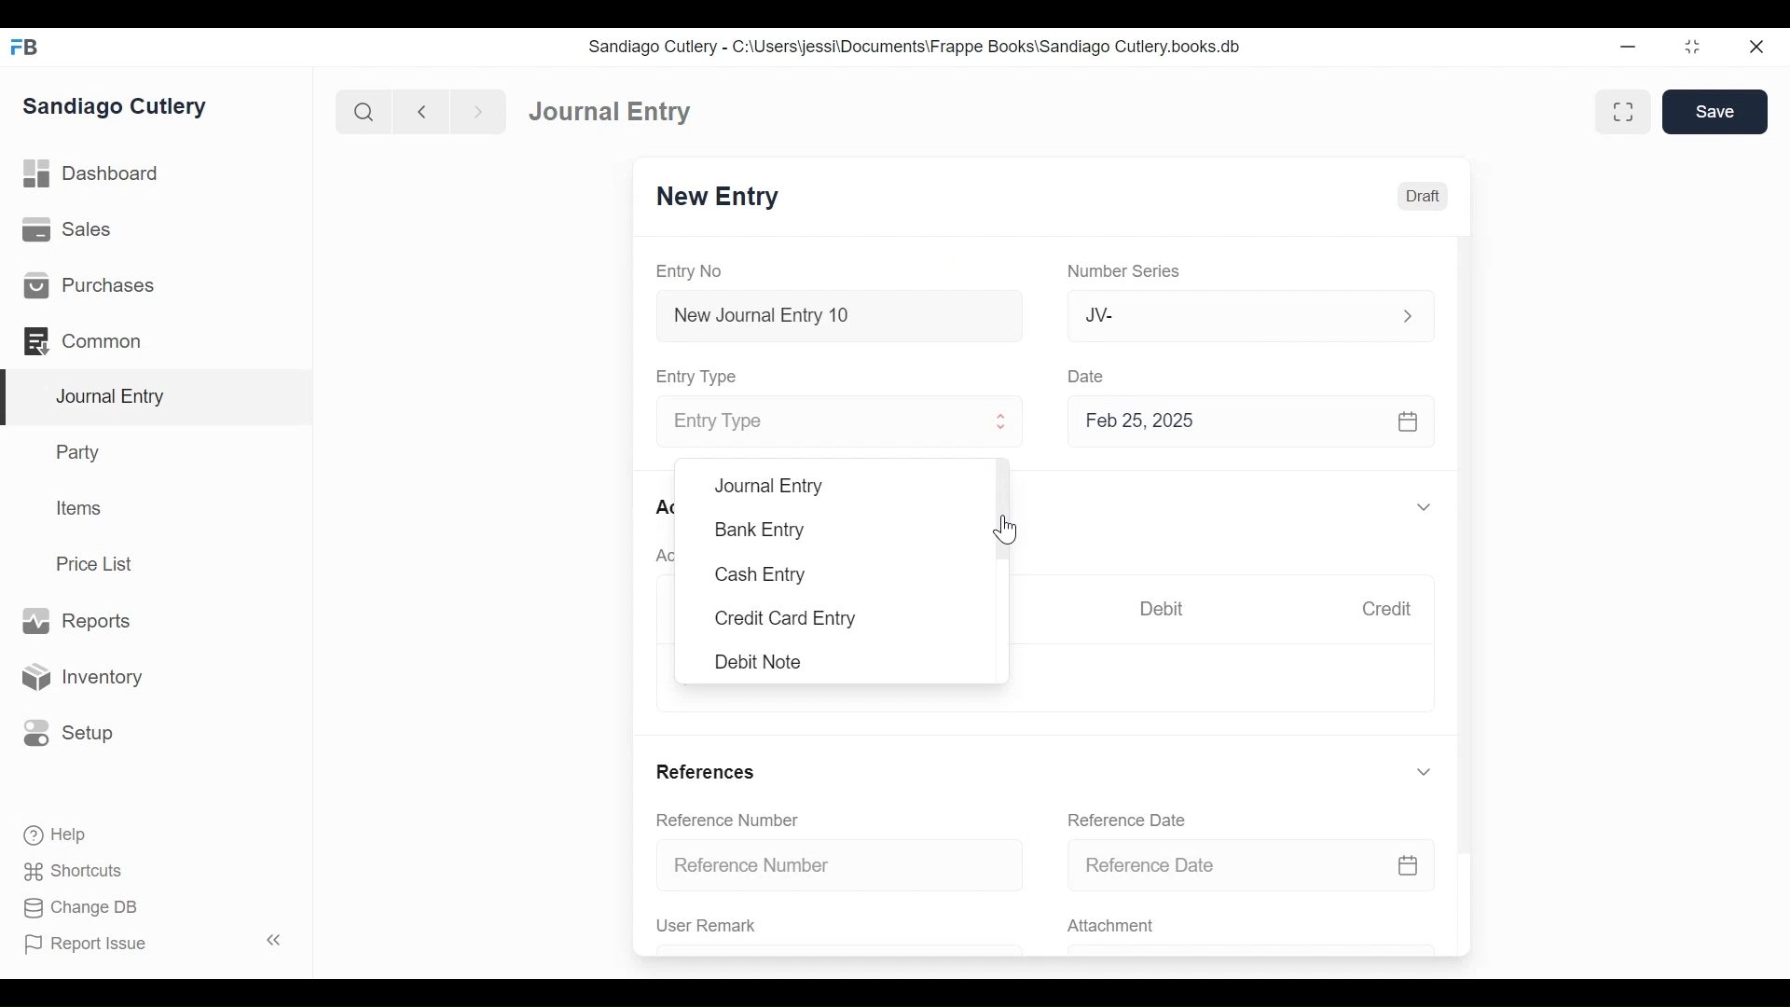 This screenshot has width=1790, height=1007. What do you see at coordinates (75, 620) in the screenshot?
I see `Reports` at bounding box center [75, 620].